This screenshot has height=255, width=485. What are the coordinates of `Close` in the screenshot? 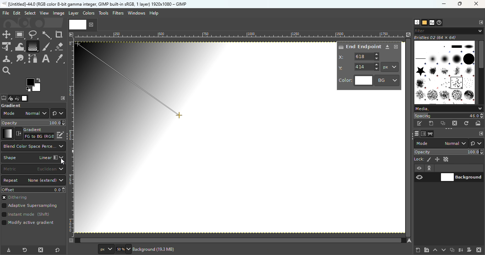 It's located at (477, 4).